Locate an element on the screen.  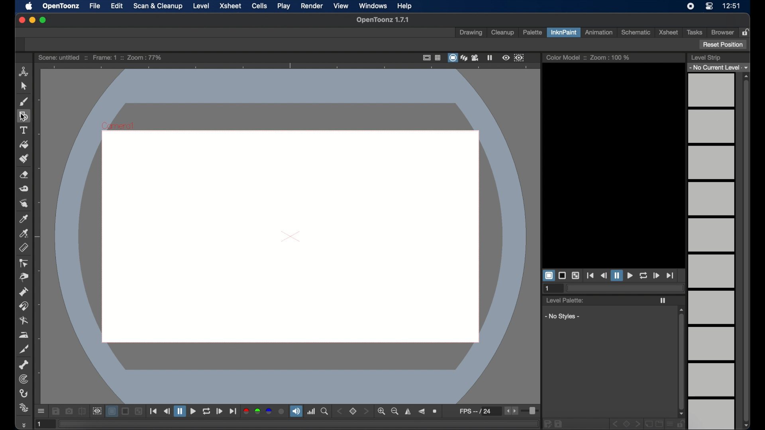
close is located at coordinates (21, 20).